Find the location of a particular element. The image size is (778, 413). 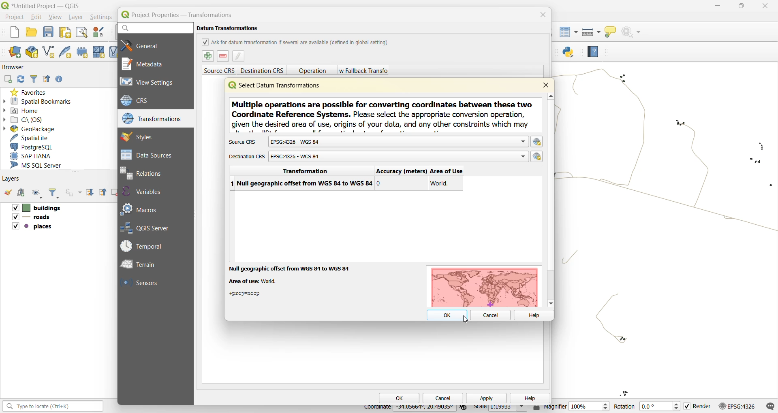

render is located at coordinates (699, 406).